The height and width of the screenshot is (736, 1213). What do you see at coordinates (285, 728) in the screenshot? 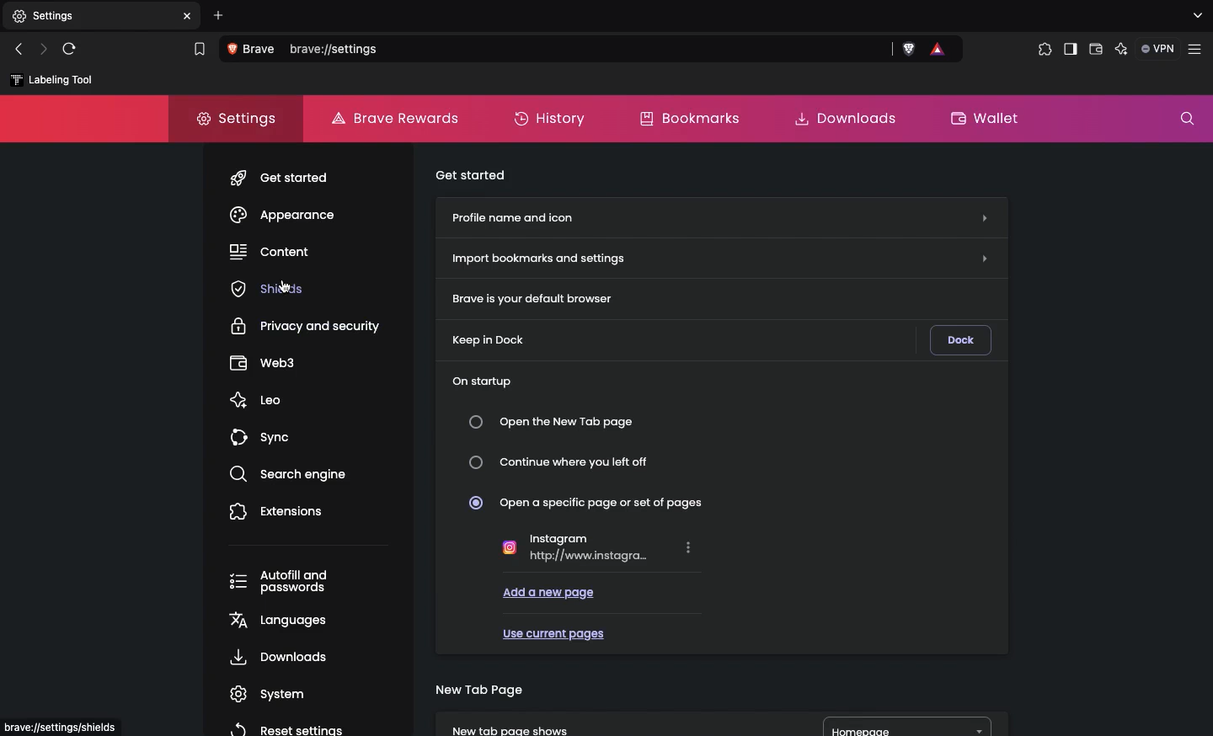
I see `Reset settings` at bounding box center [285, 728].